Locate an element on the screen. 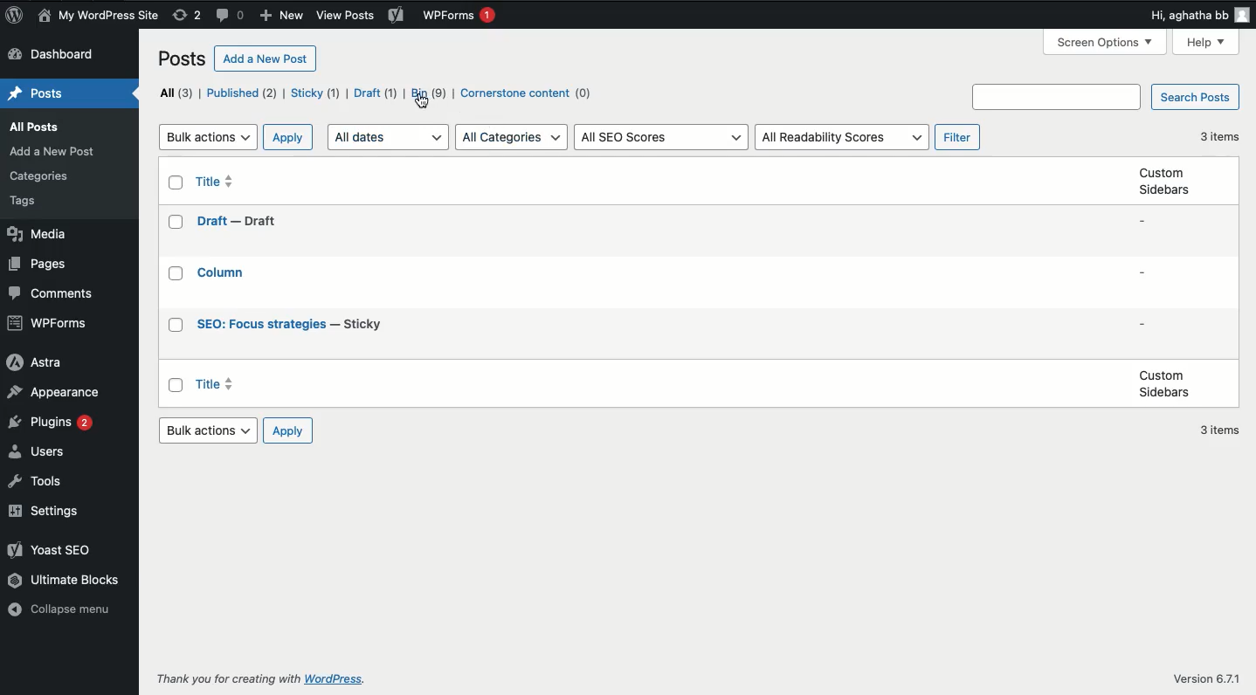 This screenshot has height=695, width=1256. Title is located at coordinates (217, 182).